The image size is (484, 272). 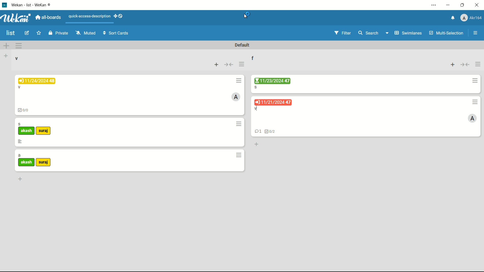 What do you see at coordinates (462, 5) in the screenshot?
I see `maximize` at bounding box center [462, 5].